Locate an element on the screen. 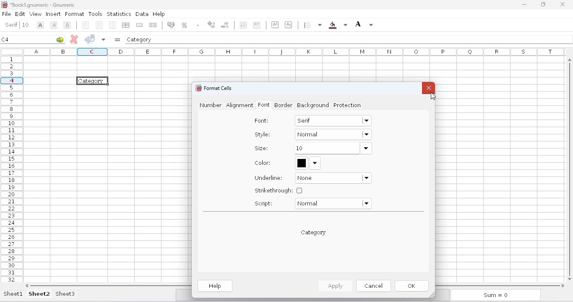 This screenshot has height=302, width=573. background is located at coordinates (355, 25).